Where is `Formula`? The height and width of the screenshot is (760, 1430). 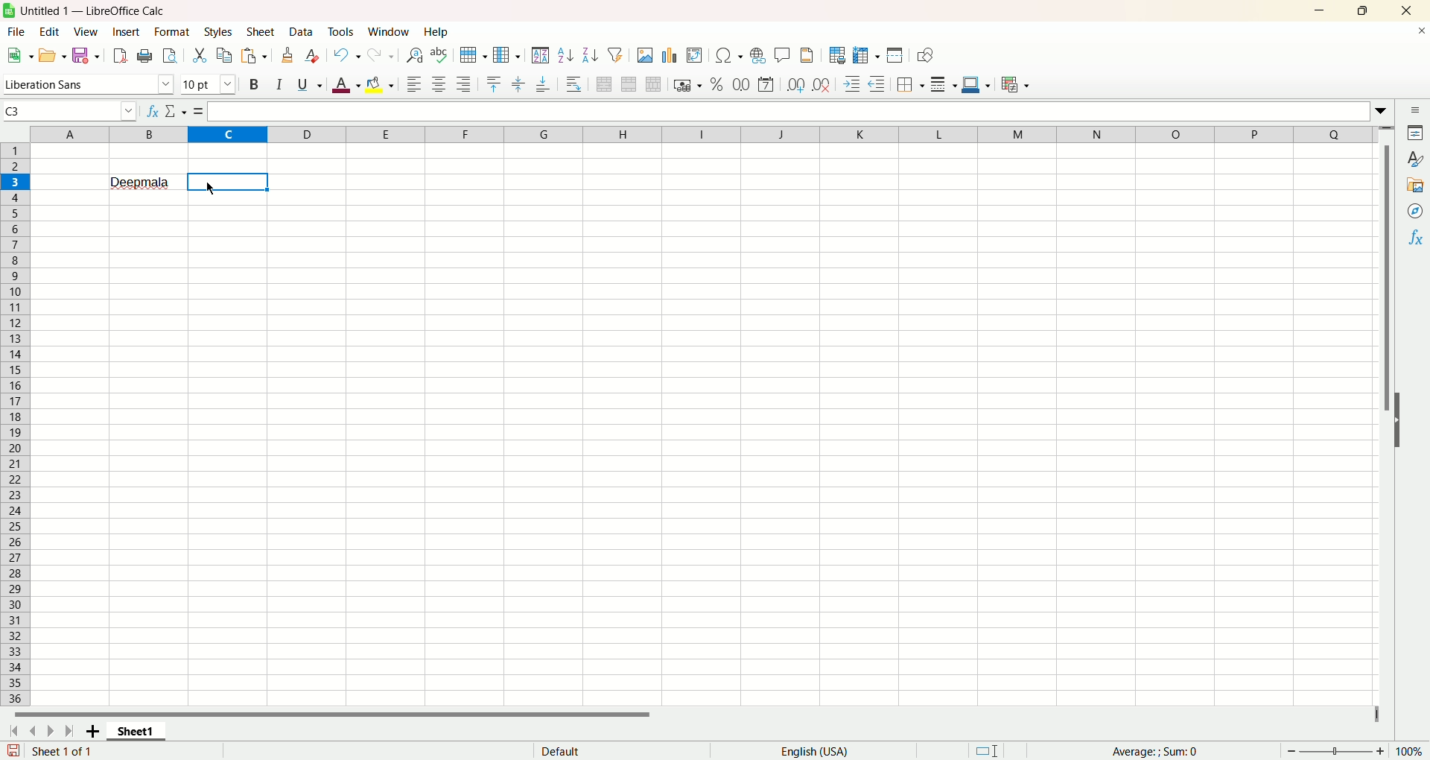
Formula is located at coordinates (199, 111).